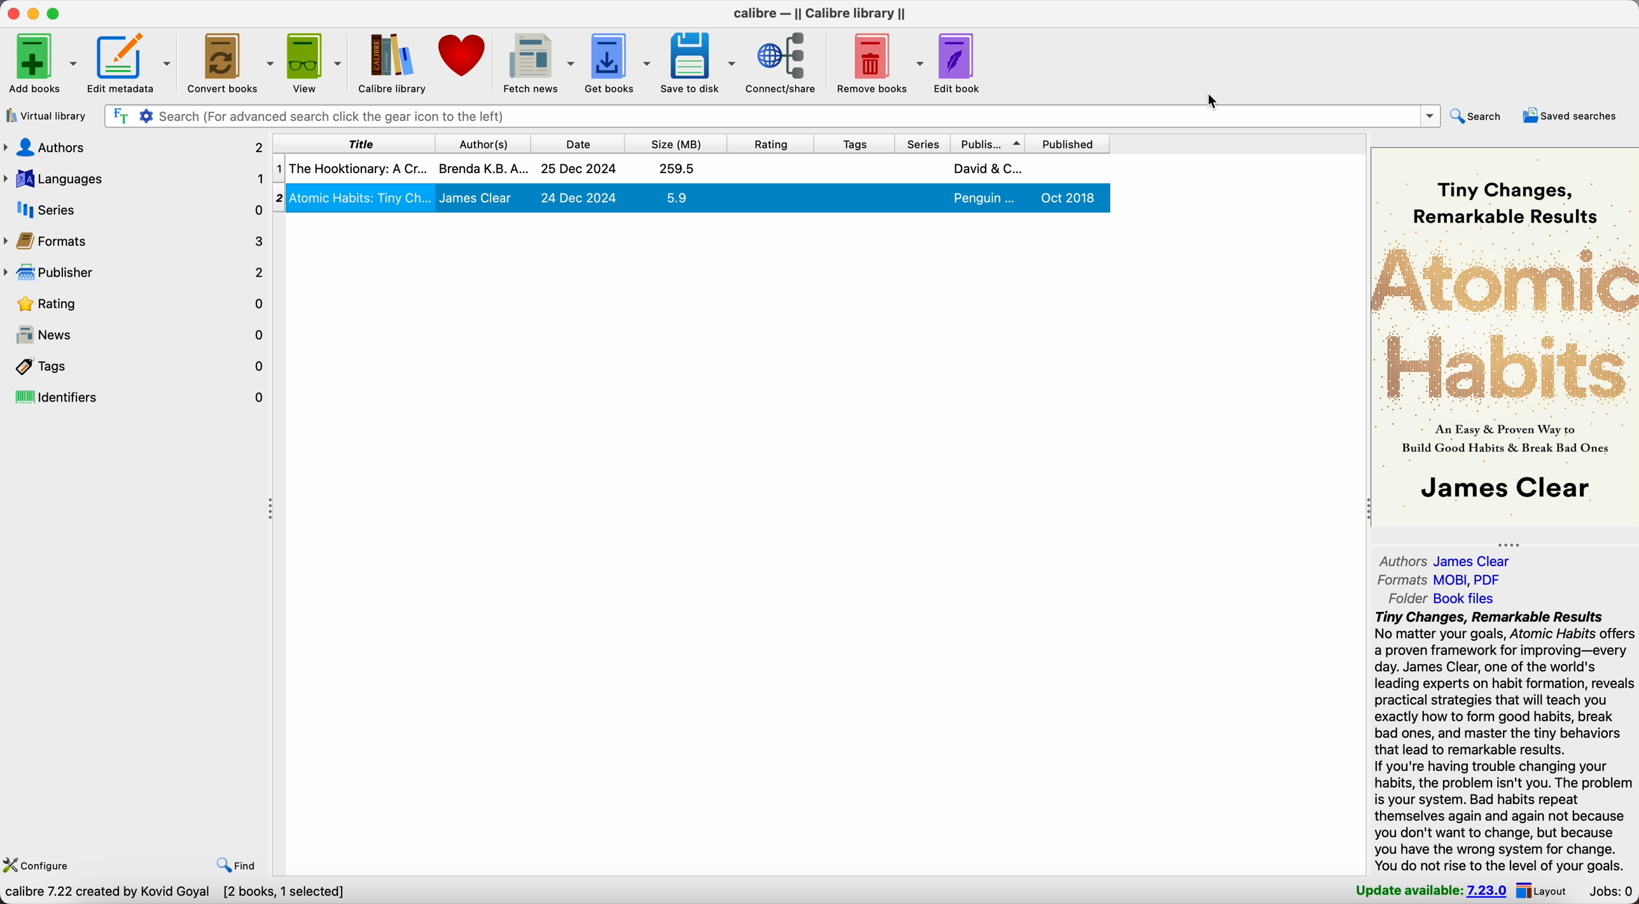 This screenshot has height=904, width=1639. Describe the element at coordinates (351, 143) in the screenshot. I see `title` at that location.